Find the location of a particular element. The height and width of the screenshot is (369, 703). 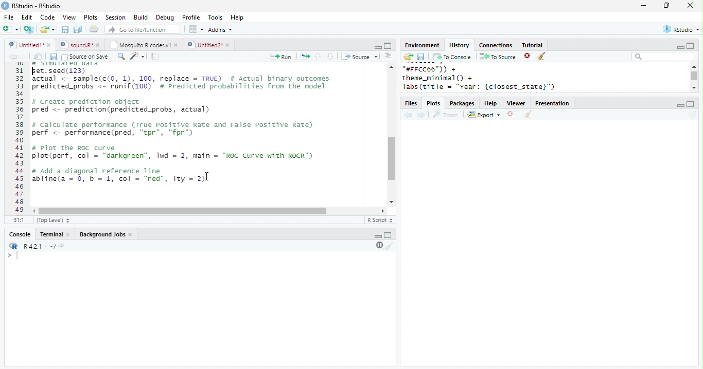

Untitled 1 is located at coordinates (25, 44).